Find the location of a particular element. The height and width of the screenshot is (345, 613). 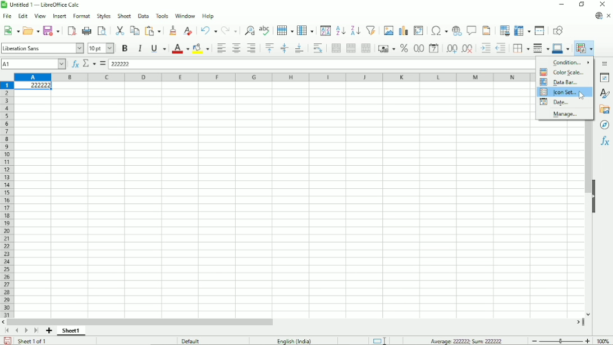

Properties is located at coordinates (605, 78).